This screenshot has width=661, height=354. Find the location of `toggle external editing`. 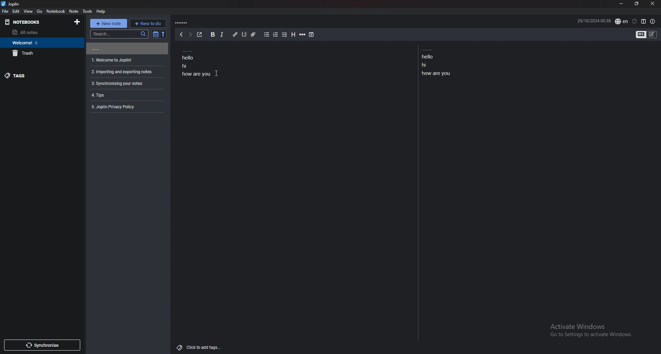

toggle external editing is located at coordinates (200, 35).